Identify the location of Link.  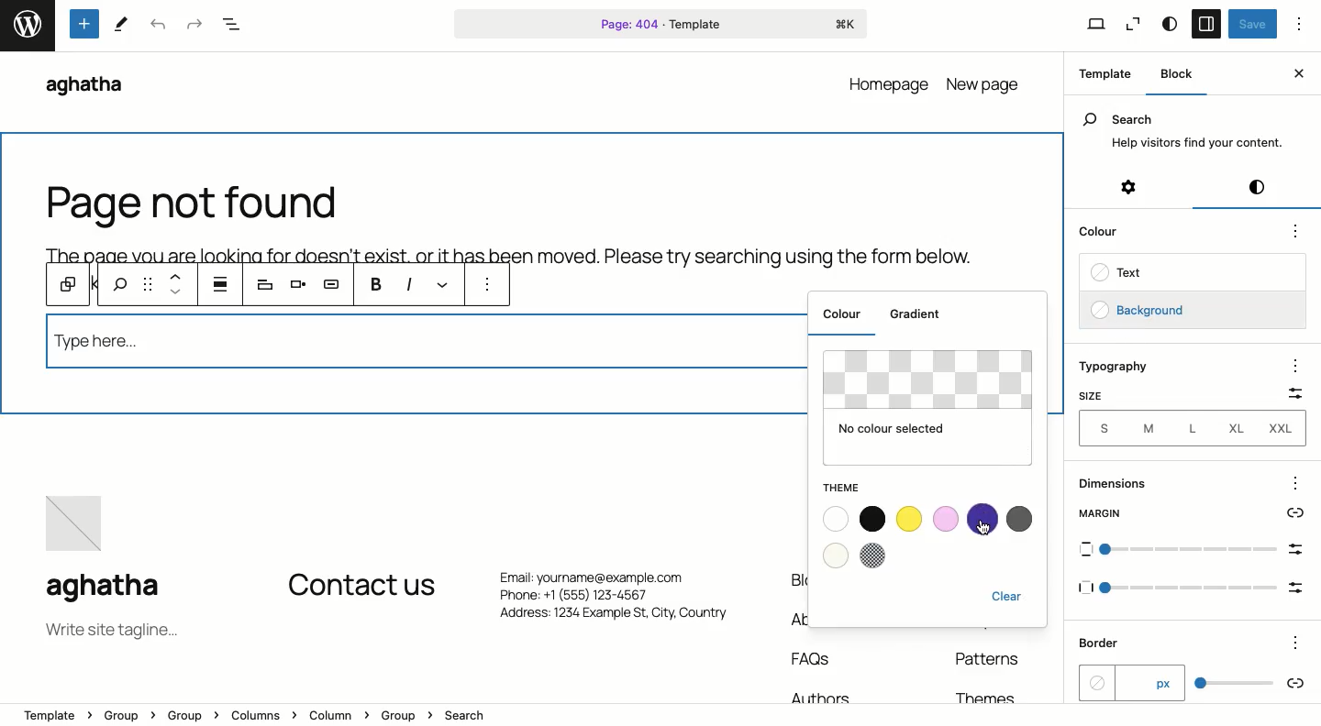
(446, 284).